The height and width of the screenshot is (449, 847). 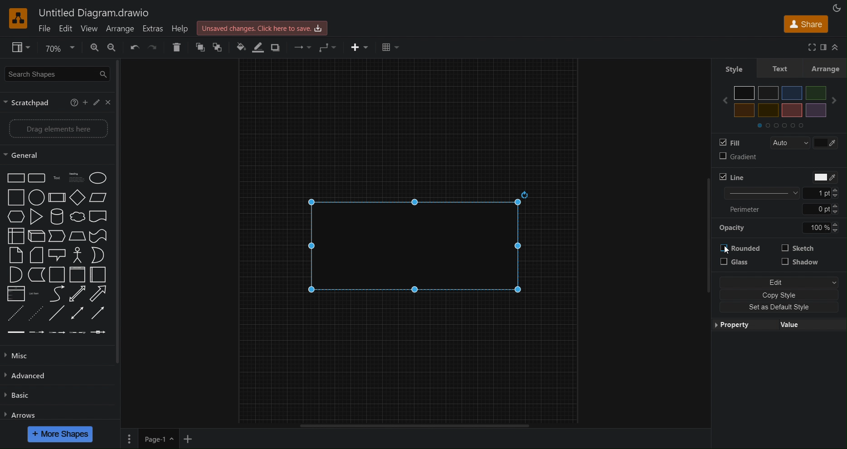 What do you see at coordinates (781, 126) in the screenshot?
I see `slider dots` at bounding box center [781, 126].